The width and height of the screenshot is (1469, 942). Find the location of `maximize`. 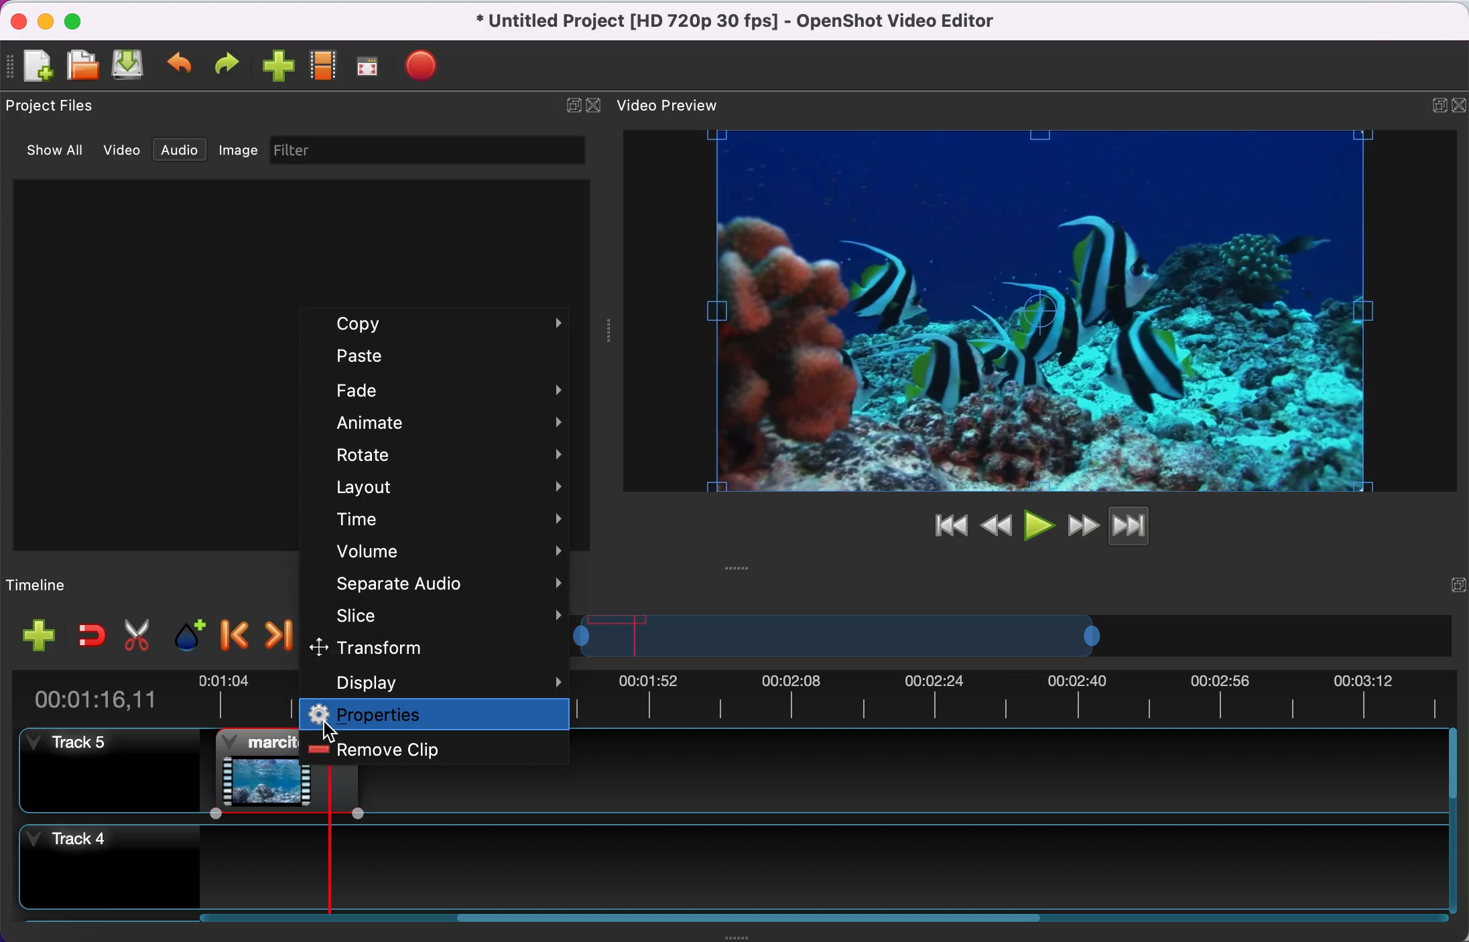

maximize is located at coordinates (81, 19).